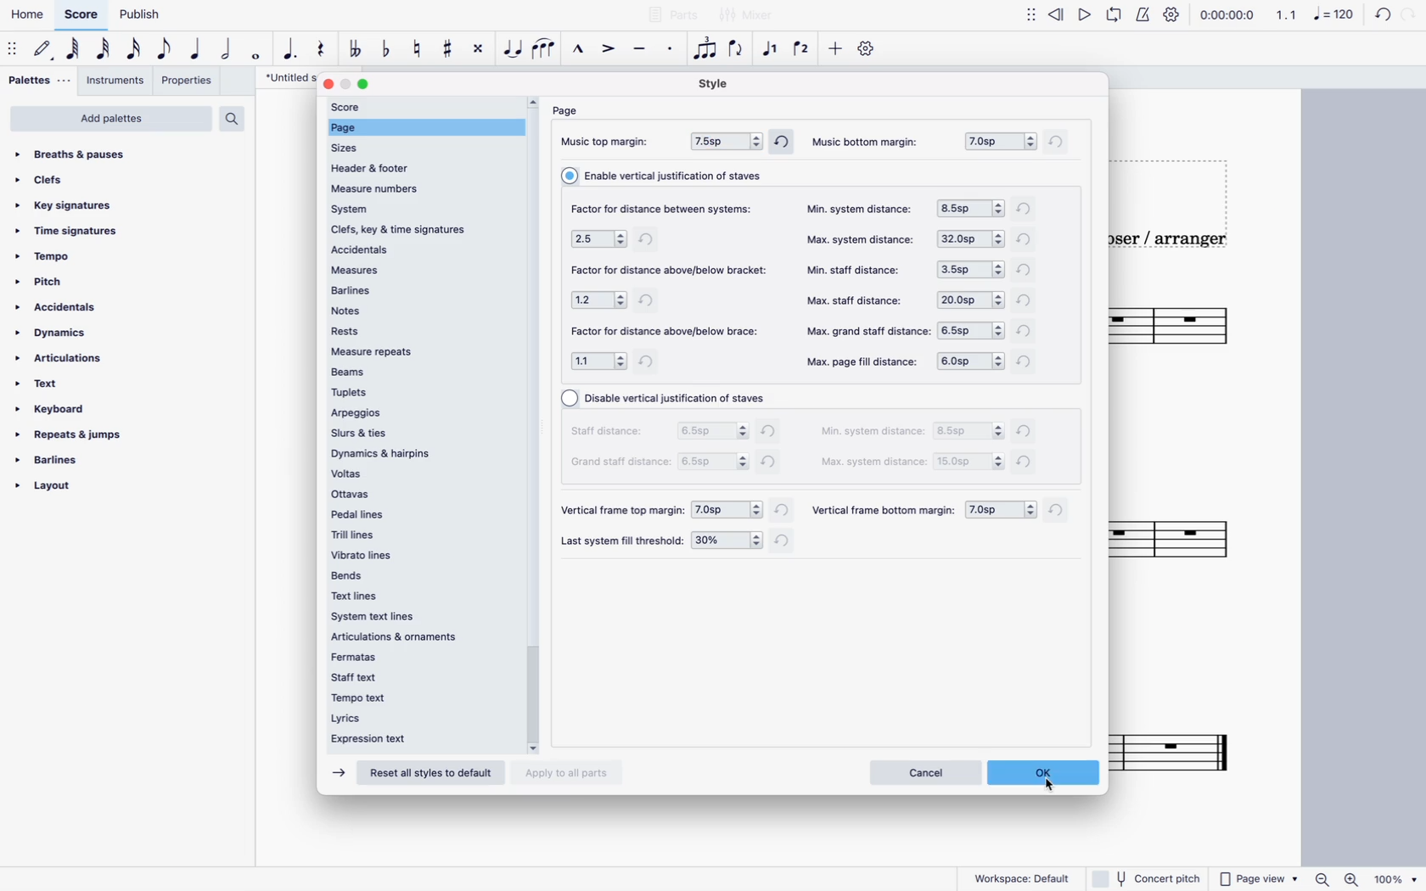 This screenshot has width=1426, height=891. What do you see at coordinates (973, 329) in the screenshot?
I see `options` at bounding box center [973, 329].